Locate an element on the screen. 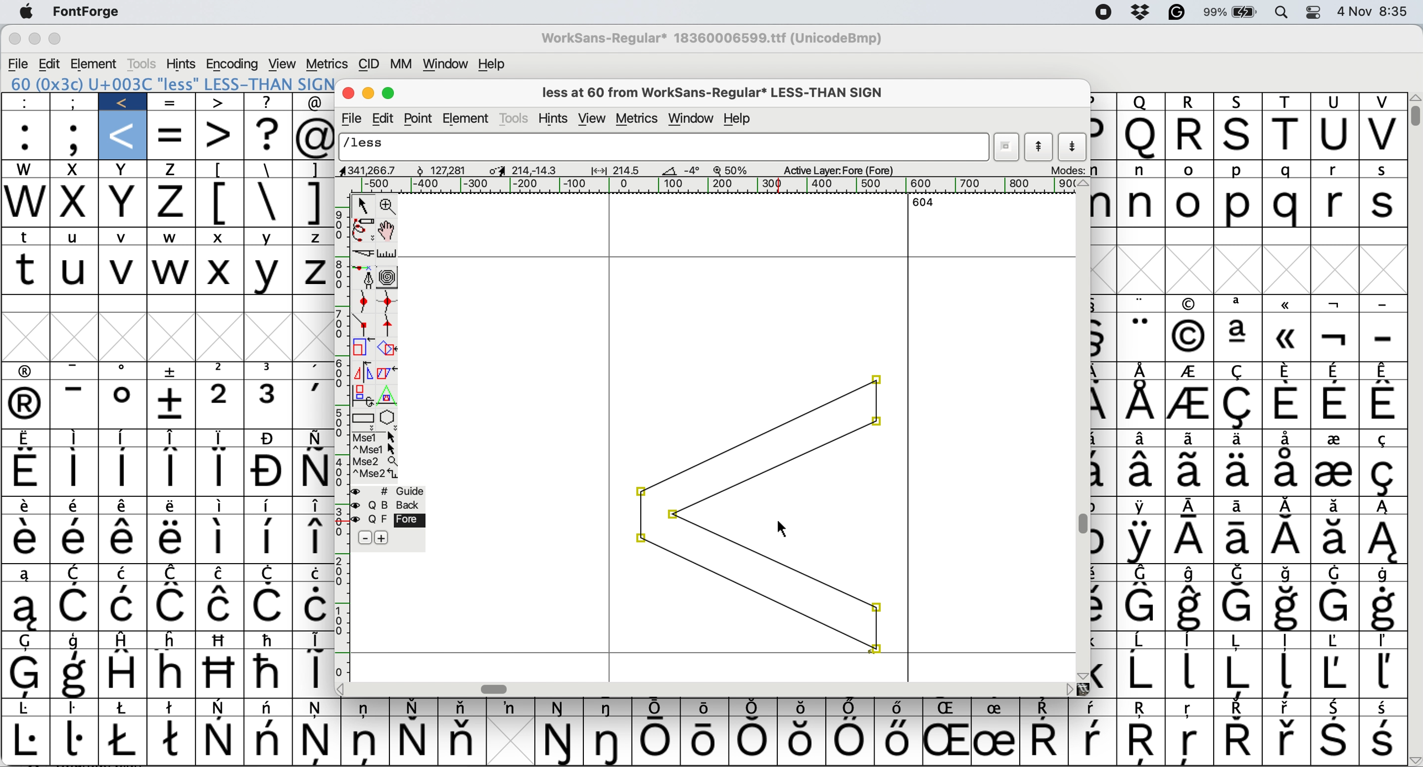  Symbol is located at coordinates (1382, 673).